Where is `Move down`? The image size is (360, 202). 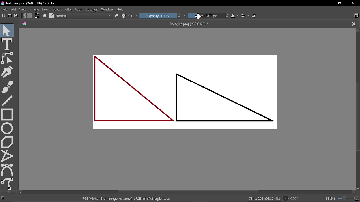
Move down is located at coordinates (358, 188).